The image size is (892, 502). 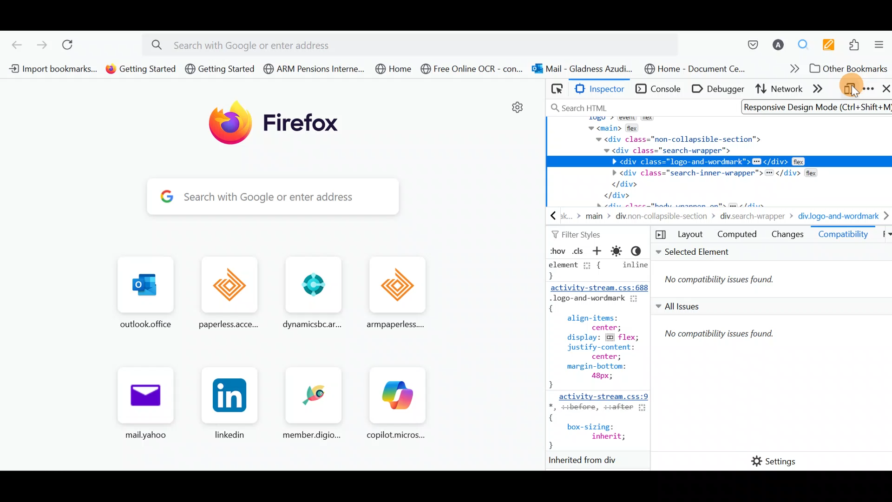 I want to click on Layout, so click(x=681, y=235).